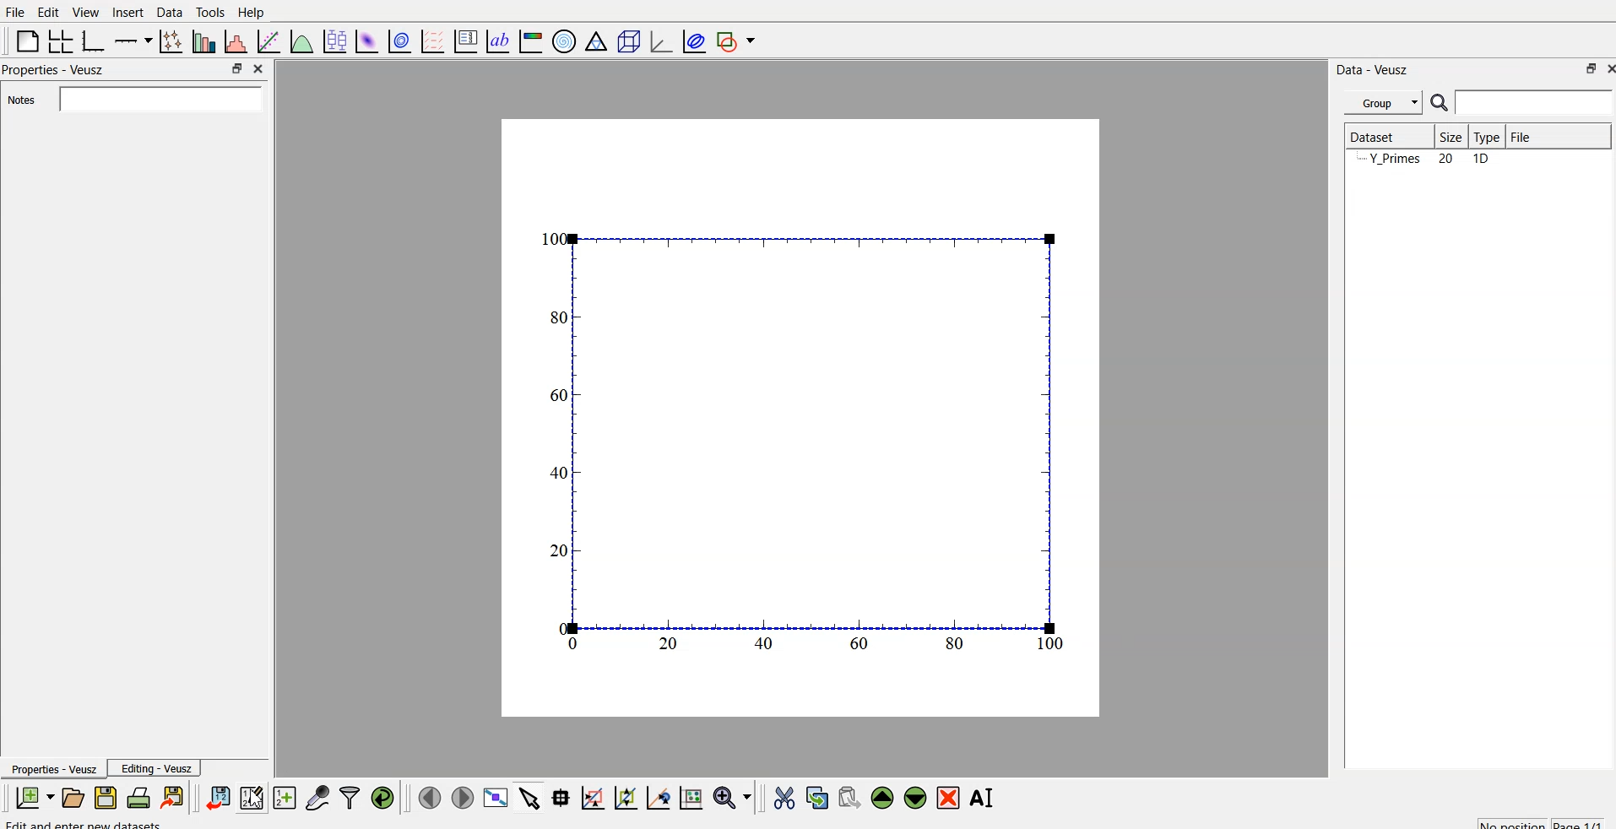 The width and height of the screenshot is (1616, 829). Describe the element at coordinates (176, 797) in the screenshot. I see `export to graphics format` at that location.